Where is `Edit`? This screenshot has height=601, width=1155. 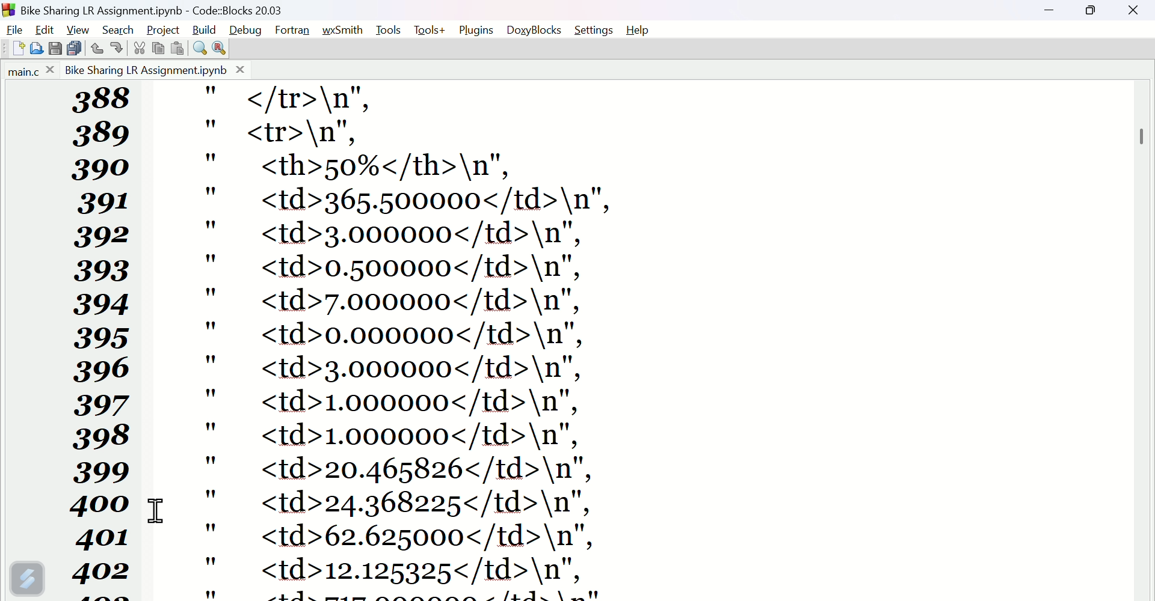 Edit is located at coordinates (43, 30).